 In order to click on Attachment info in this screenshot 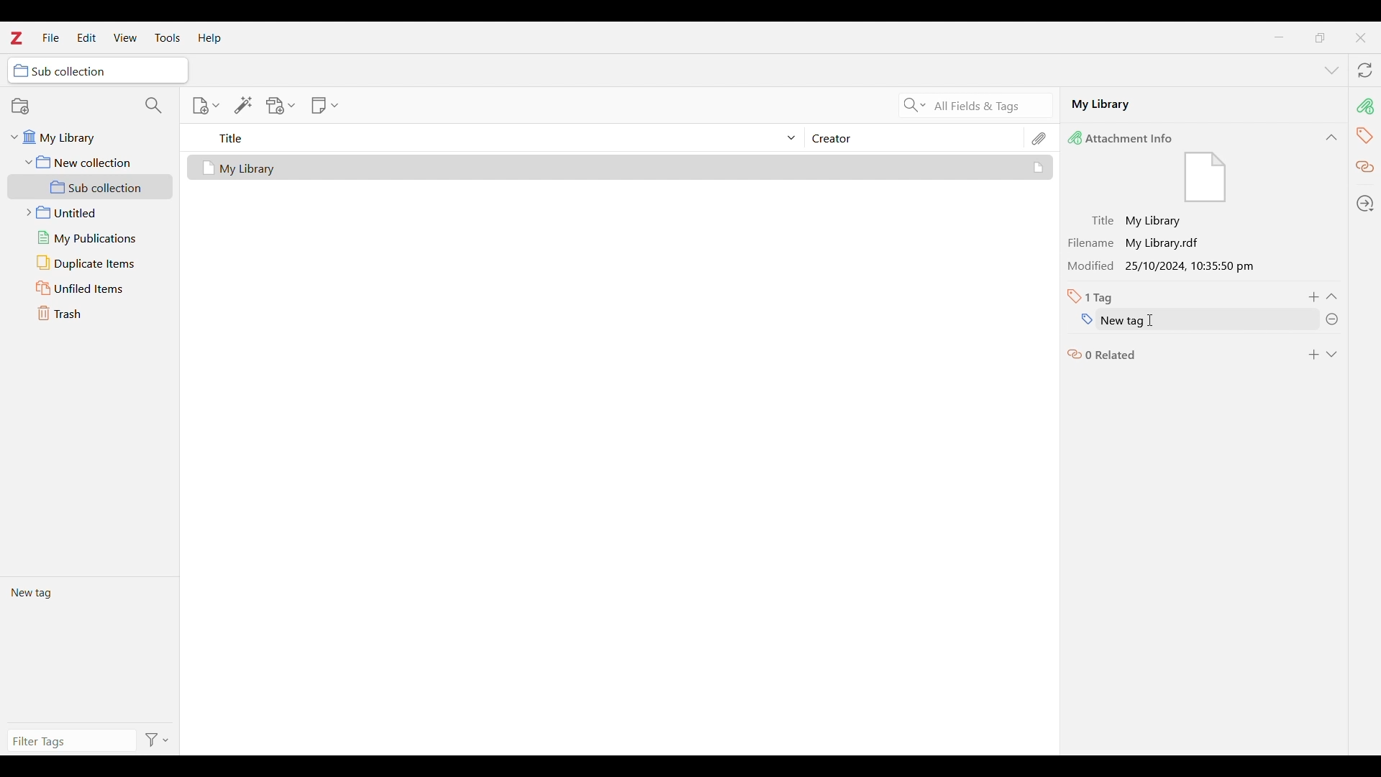, I will do `click(1366, 105)`.